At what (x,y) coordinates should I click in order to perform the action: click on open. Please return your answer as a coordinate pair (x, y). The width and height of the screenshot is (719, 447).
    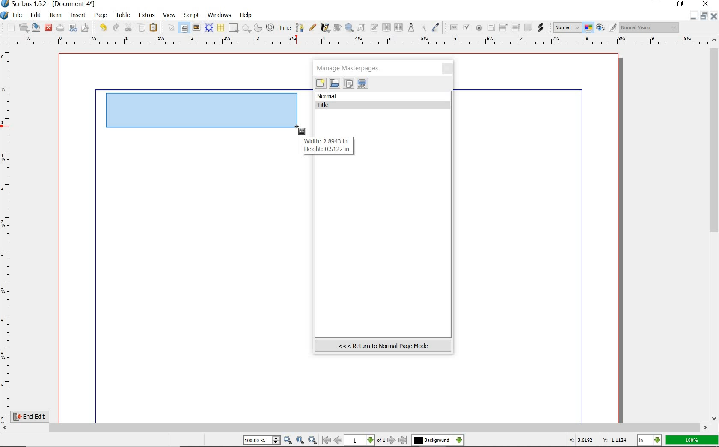
    Looking at the image, I should click on (24, 27).